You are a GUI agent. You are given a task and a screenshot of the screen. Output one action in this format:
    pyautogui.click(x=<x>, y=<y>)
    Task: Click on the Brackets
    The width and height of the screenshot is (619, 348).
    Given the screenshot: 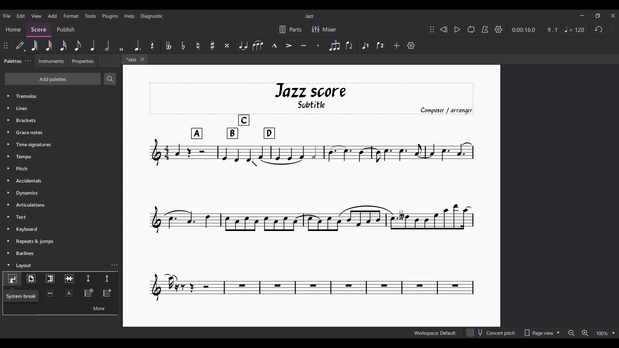 What is the action you would take?
    pyautogui.click(x=61, y=120)
    